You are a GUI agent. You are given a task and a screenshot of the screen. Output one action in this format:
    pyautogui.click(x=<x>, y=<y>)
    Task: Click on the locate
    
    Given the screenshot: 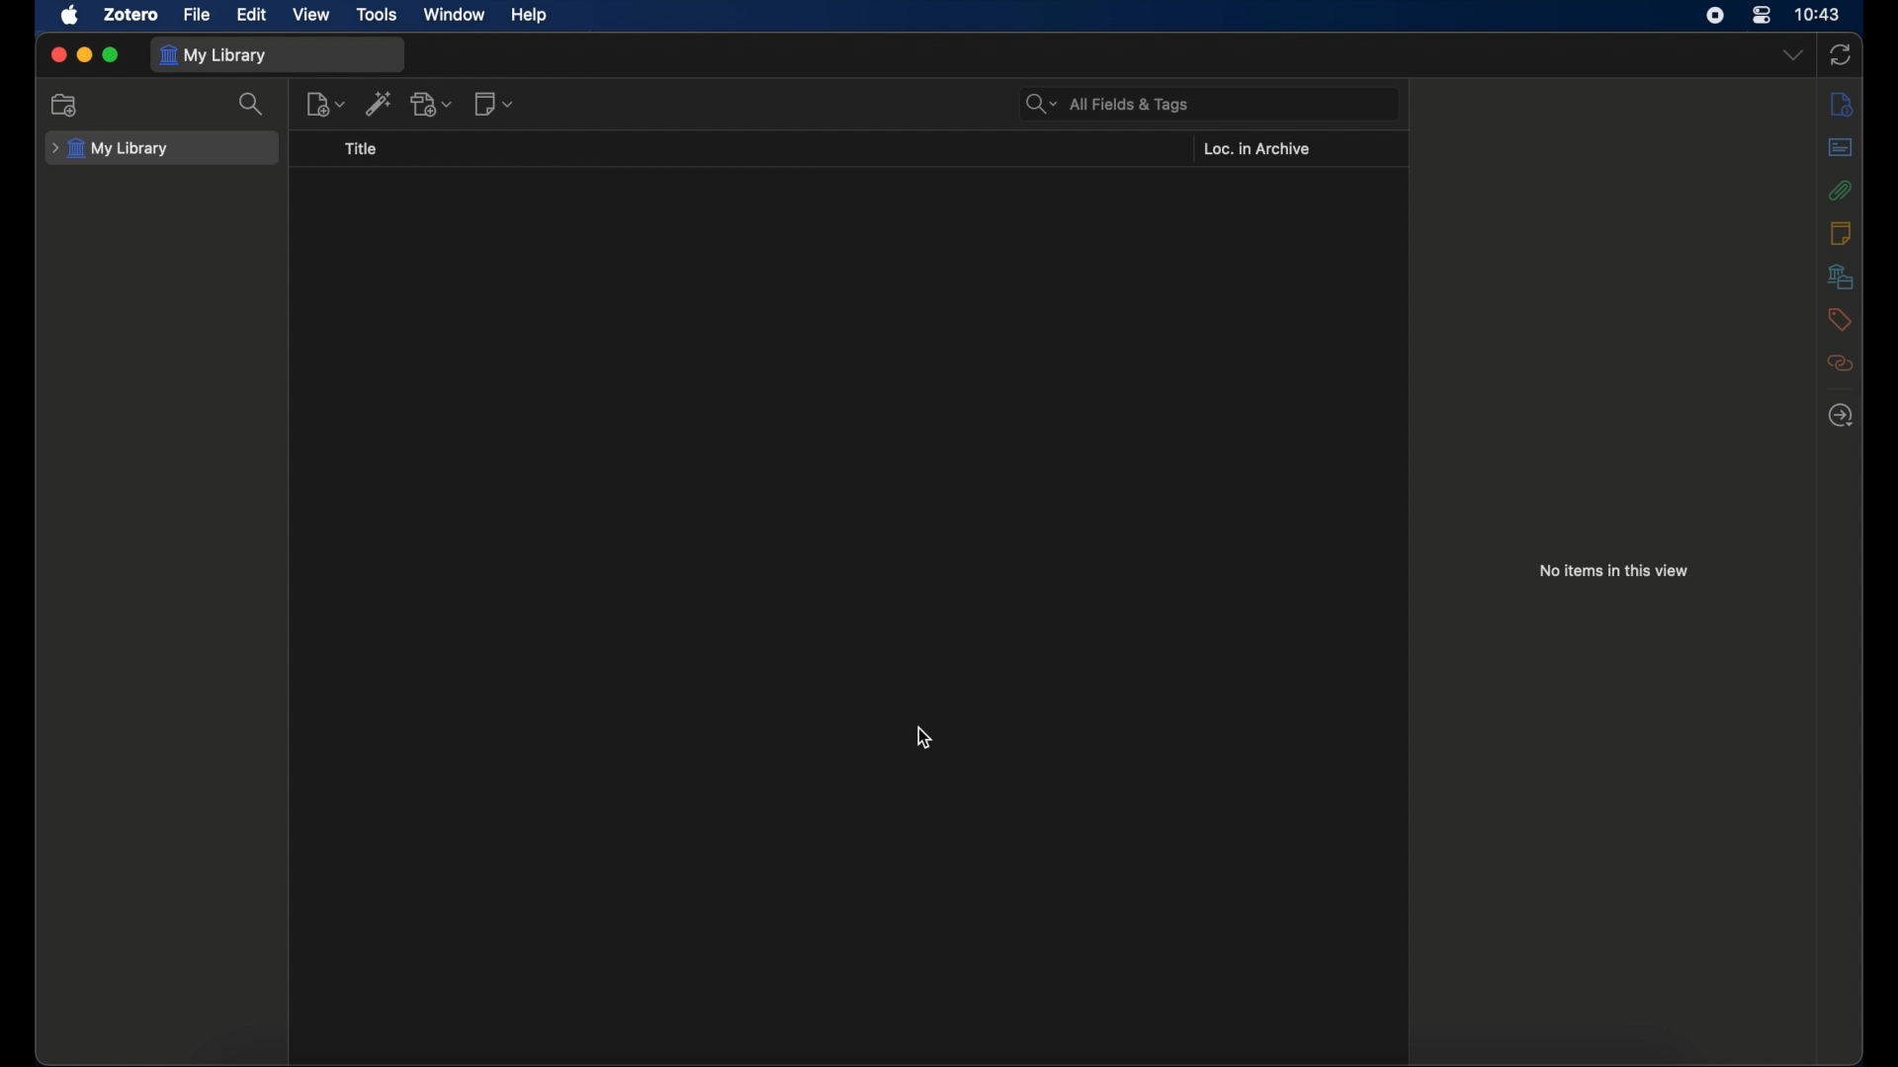 What is the action you would take?
    pyautogui.click(x=1841, y=416)
    